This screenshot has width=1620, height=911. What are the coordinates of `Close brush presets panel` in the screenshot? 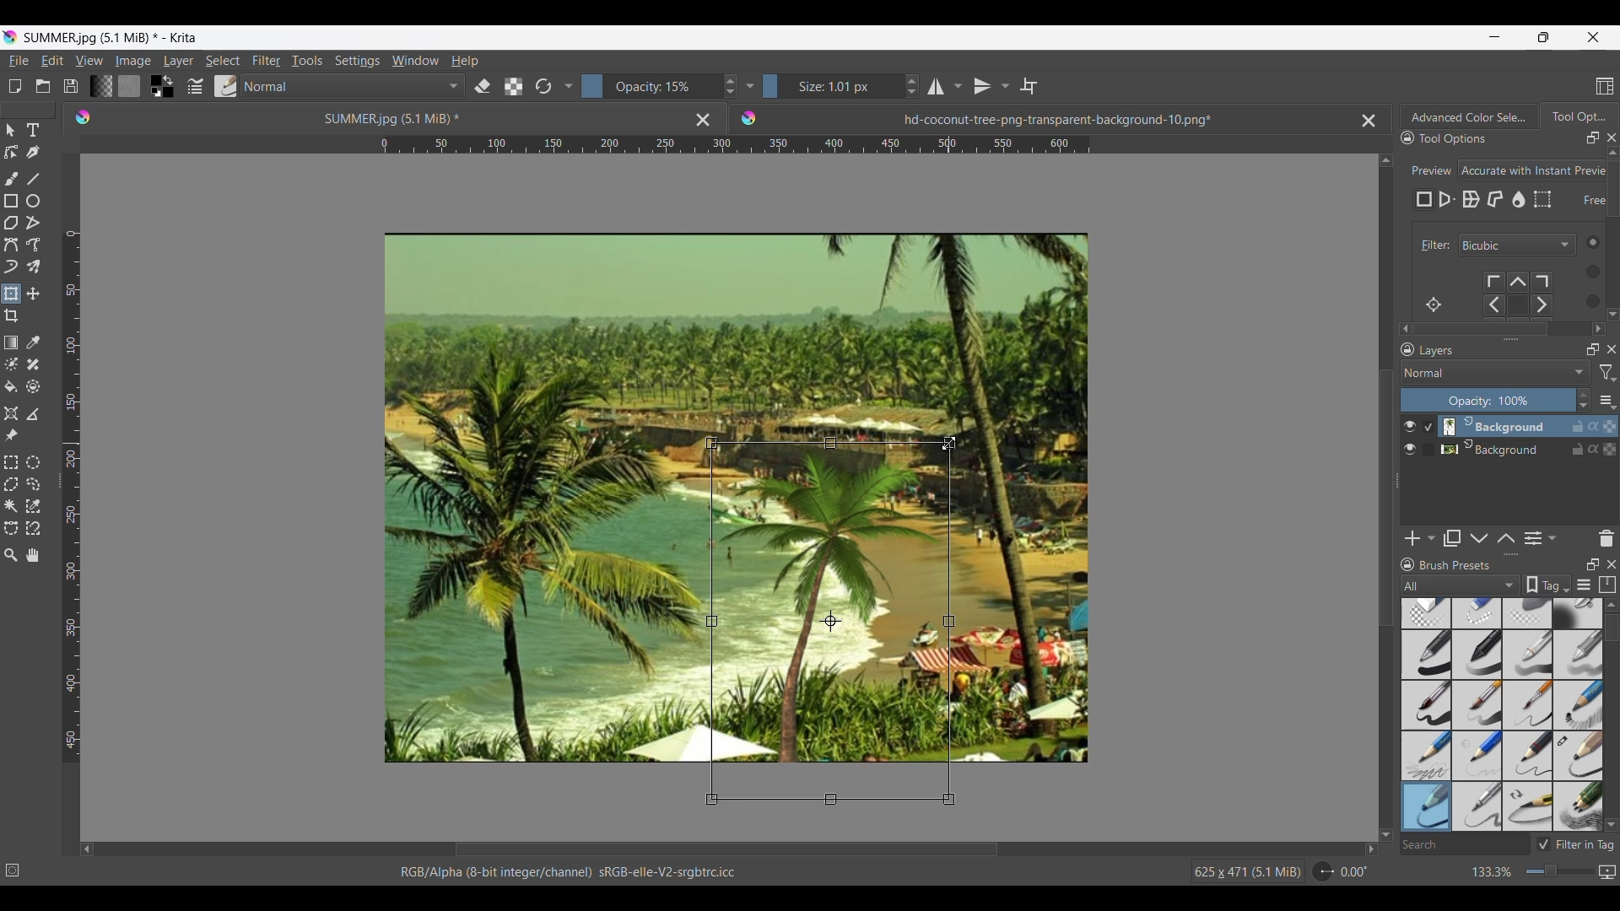 It's located at (1612, 564).